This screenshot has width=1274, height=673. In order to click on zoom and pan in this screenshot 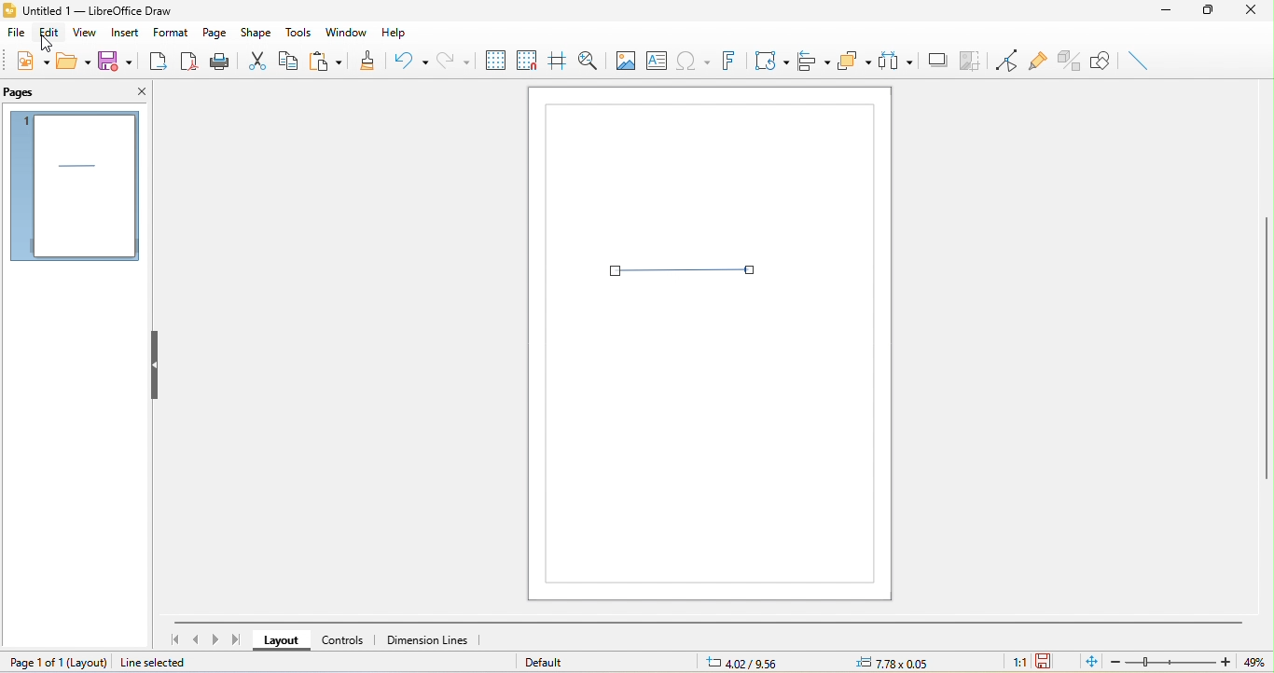, I will do `click(586, 59)`.